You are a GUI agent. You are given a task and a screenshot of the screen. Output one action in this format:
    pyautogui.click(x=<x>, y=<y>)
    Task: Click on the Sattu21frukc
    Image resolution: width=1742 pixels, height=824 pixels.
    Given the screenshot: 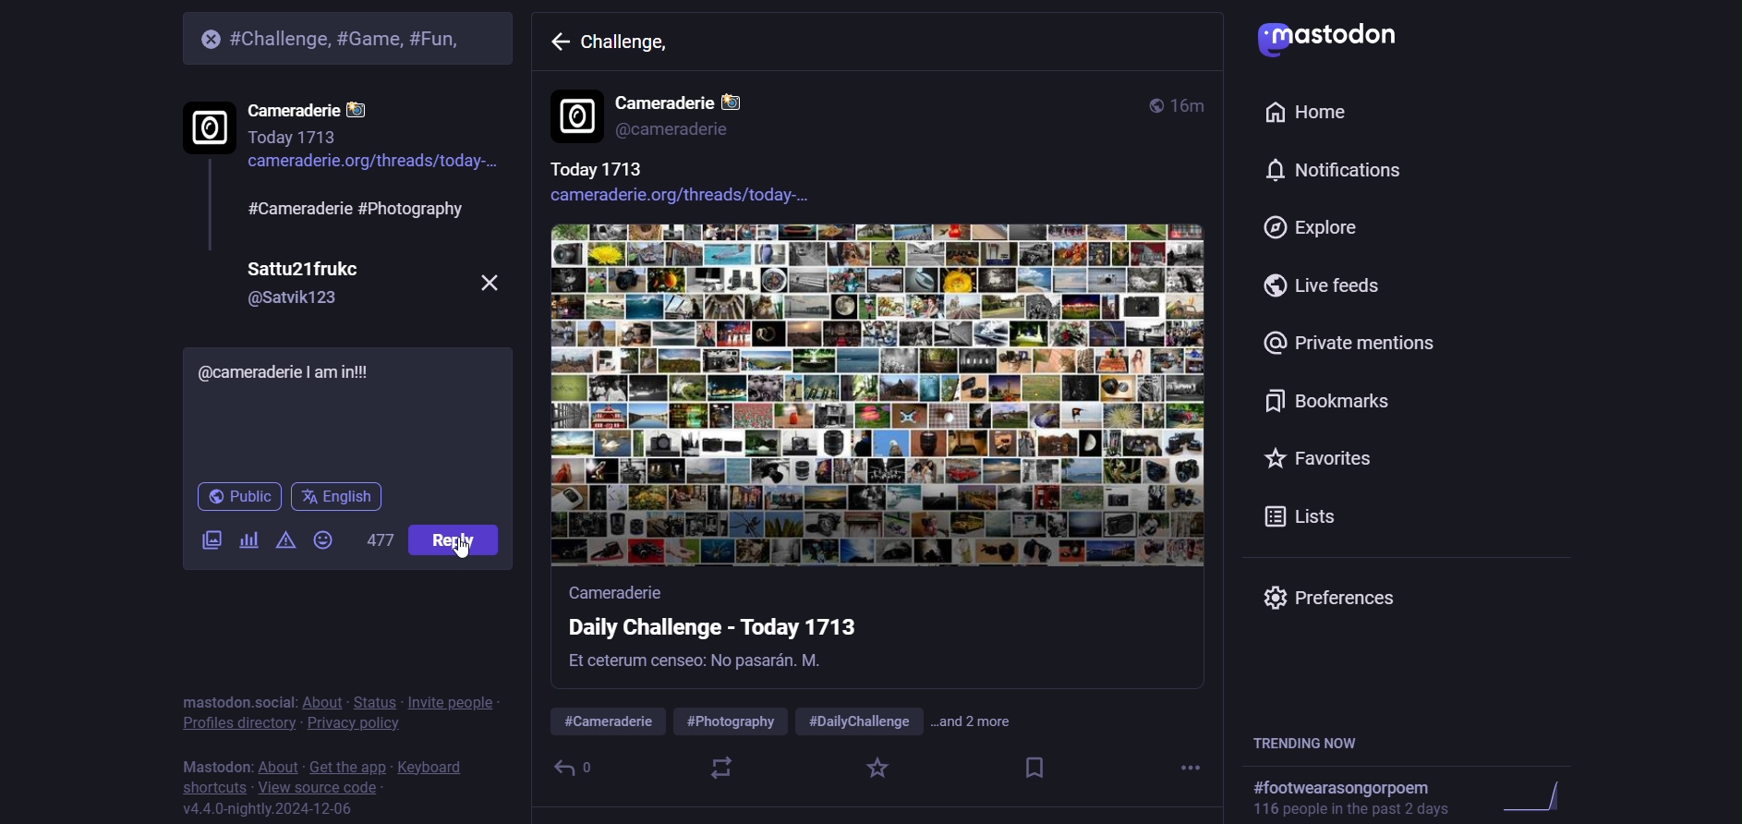 What is the action you would take?
    pyautogui.click(x=299, y=262)
    